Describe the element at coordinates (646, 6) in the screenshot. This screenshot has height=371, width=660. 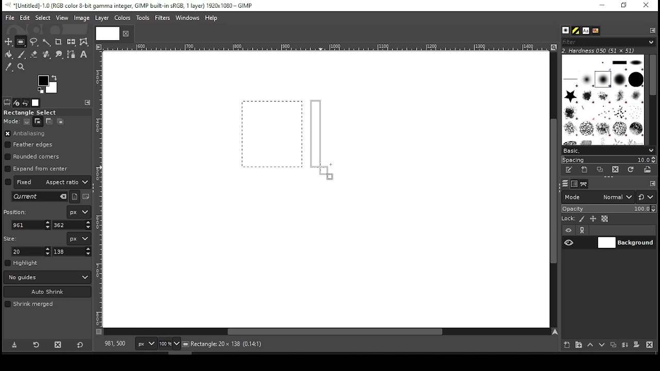
I see `close window` at that location.